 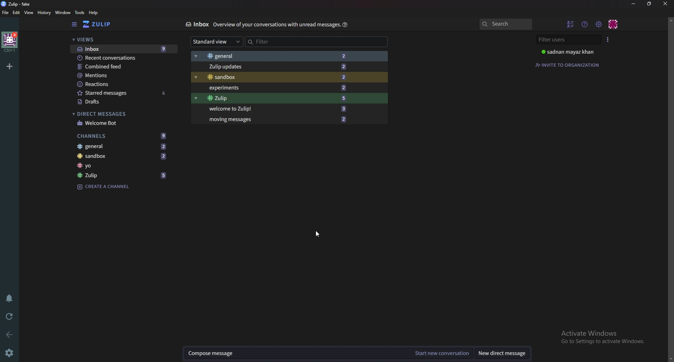 What do you see at coordinates (278, 42) in the screenshot?
I see `Filter` at bounding box center [278, 42].